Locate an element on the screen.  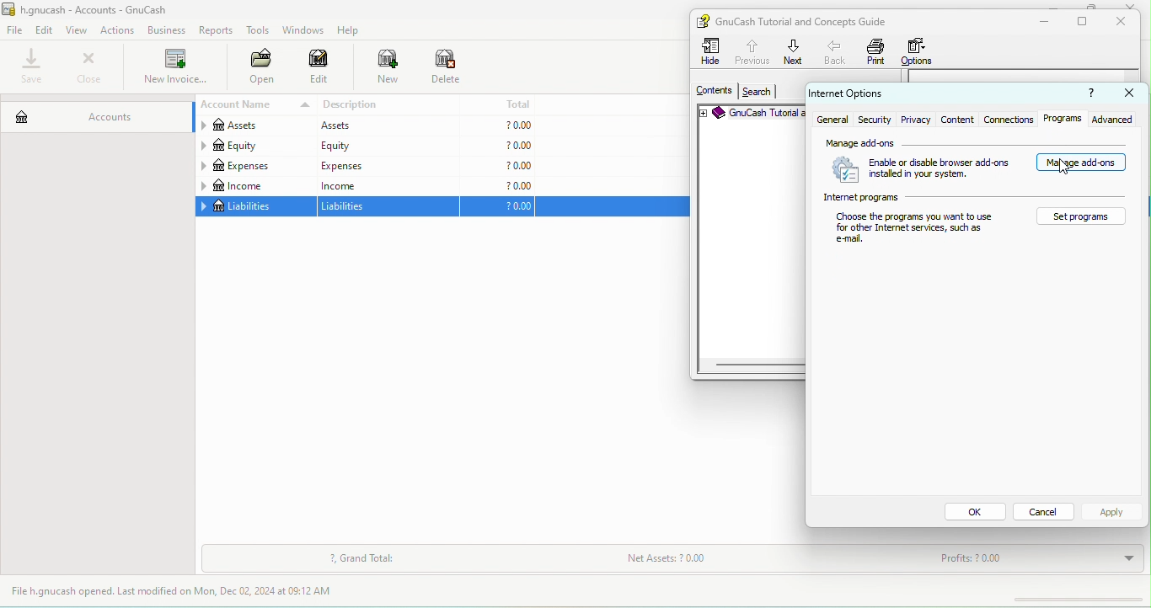
liabilities is located at coordinates (254, 207).